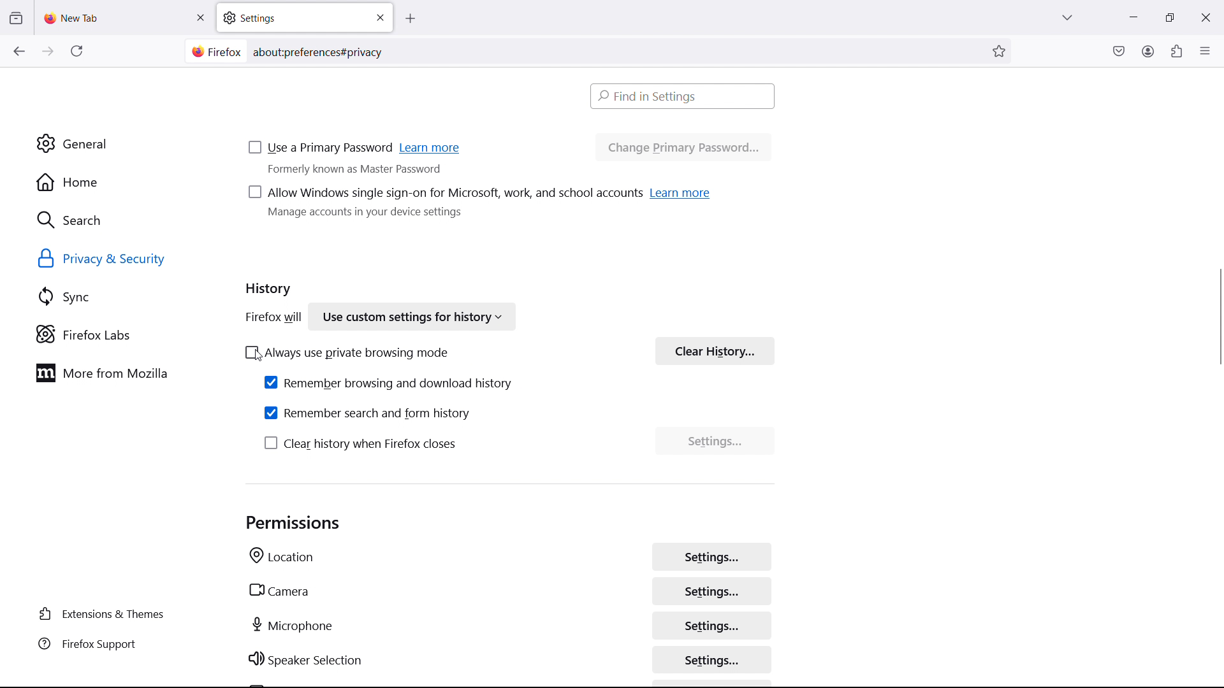 The width and height of the screenshot is (1224, 688). I want to click on close tab, so click(200, 18).